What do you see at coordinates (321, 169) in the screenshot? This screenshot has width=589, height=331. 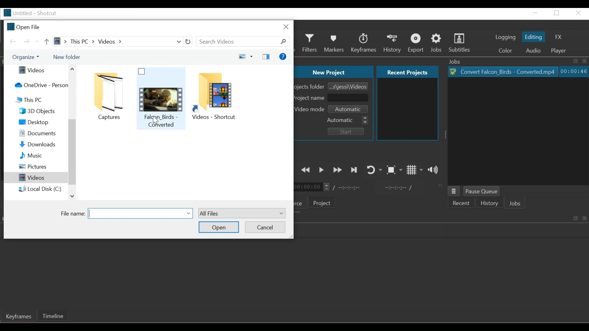 I see `Toggle play or pause` at bounding box center [321, 169].